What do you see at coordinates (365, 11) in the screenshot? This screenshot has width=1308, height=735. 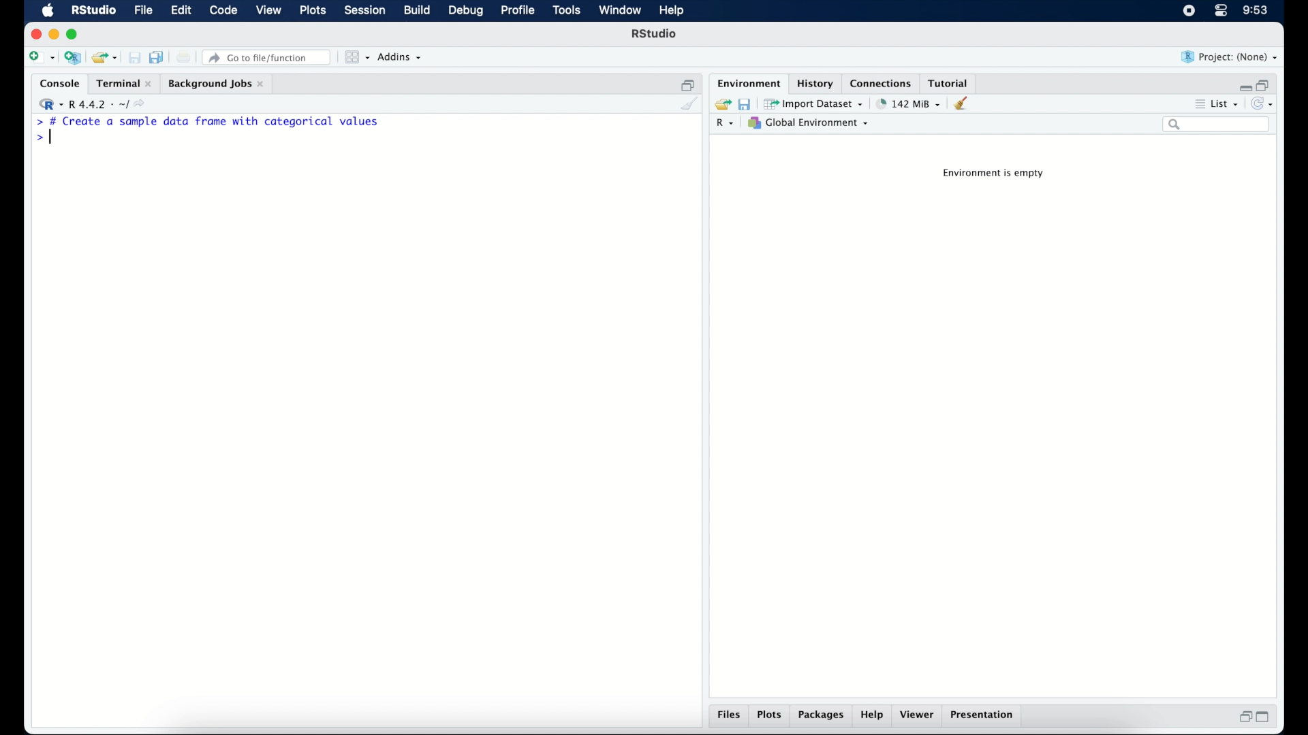 I see `session` at bounding box center [365, 11].